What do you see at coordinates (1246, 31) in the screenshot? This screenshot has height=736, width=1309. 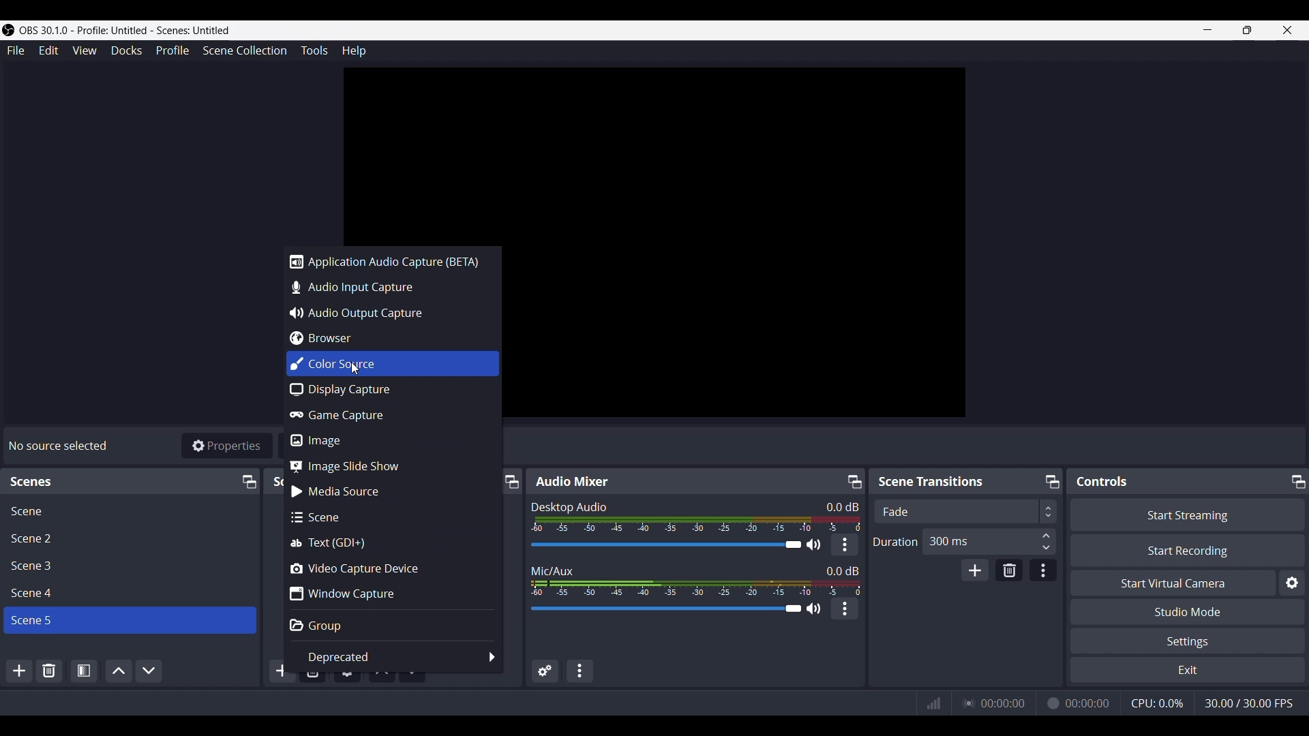 I see `Maximize` at bounding box center [1246, 31].